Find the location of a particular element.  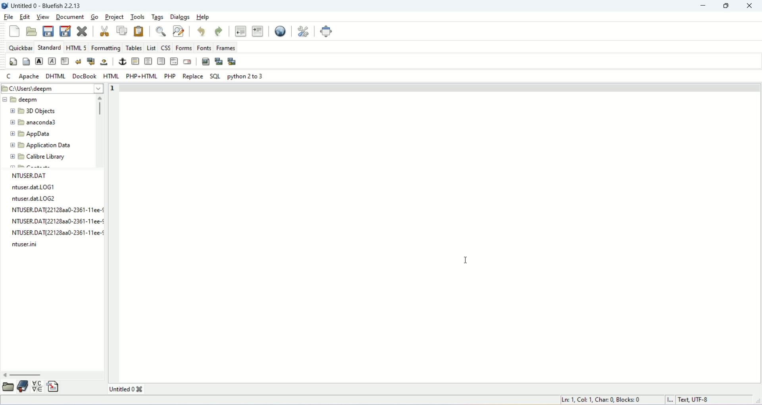

cut is located at coordinates (104, 31).